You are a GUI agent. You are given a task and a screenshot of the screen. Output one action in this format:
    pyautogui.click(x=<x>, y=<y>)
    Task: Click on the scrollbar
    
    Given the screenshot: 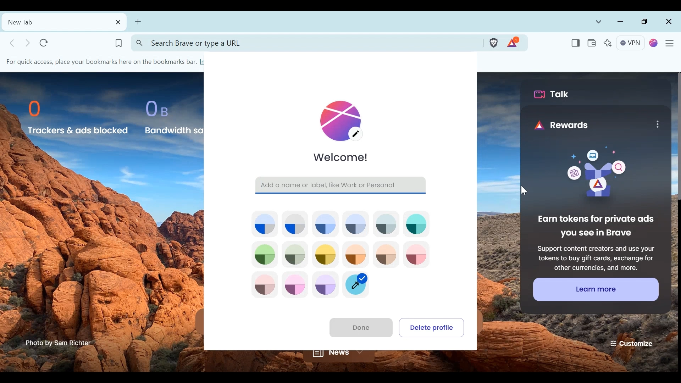 What is the action you would take?
    pyautogui.click(x=676, y=138)
    